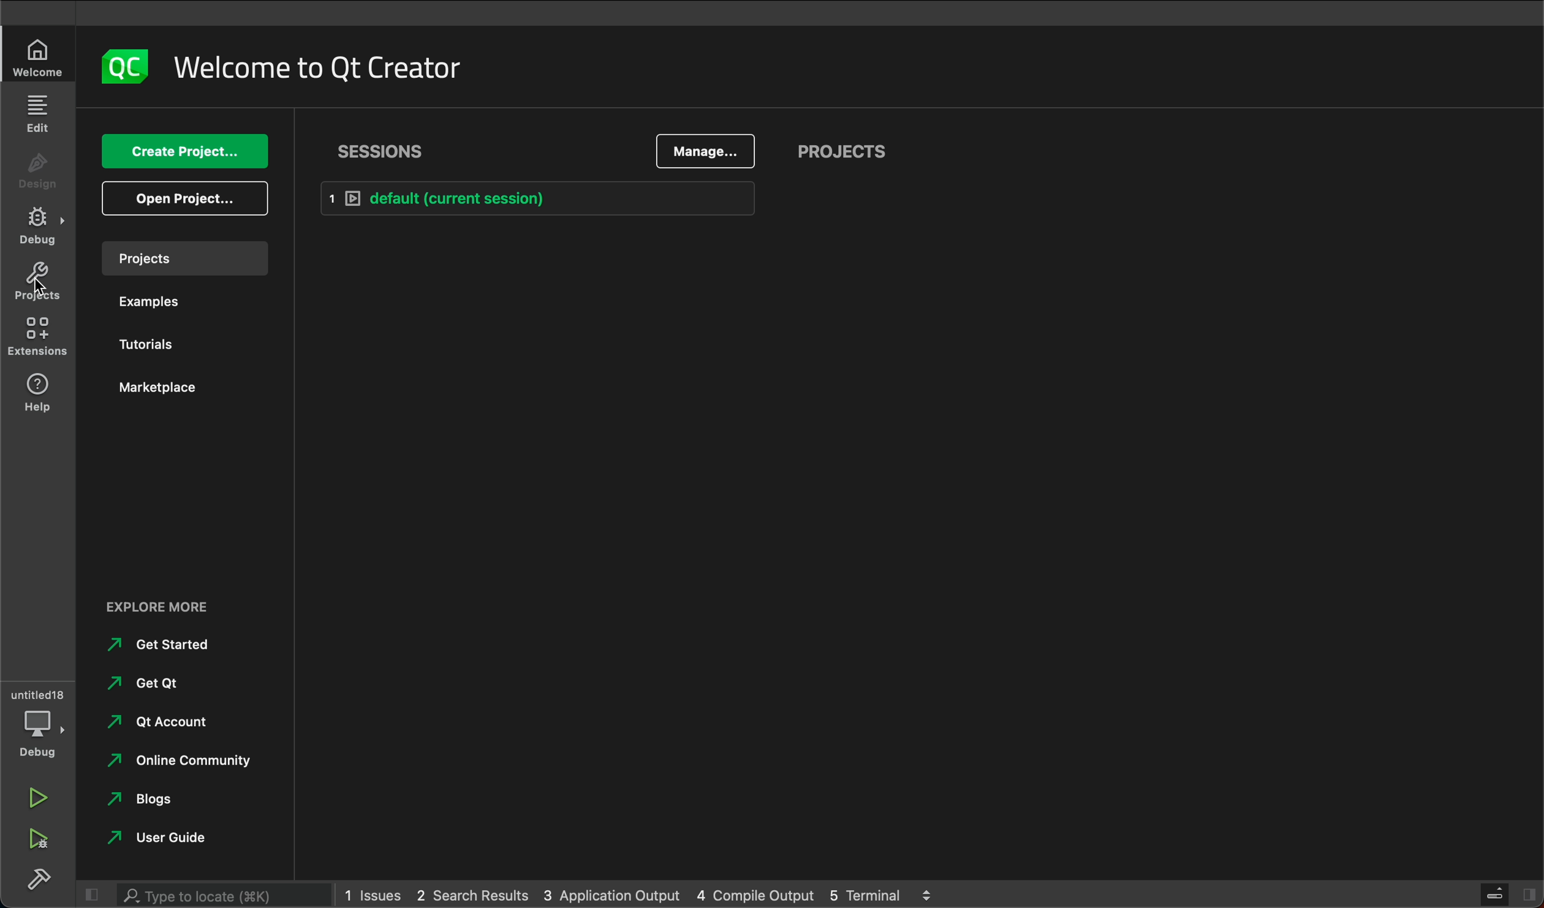 This screenshot has height=908, width=1544. I want to click on search bar, so click(209, 895).